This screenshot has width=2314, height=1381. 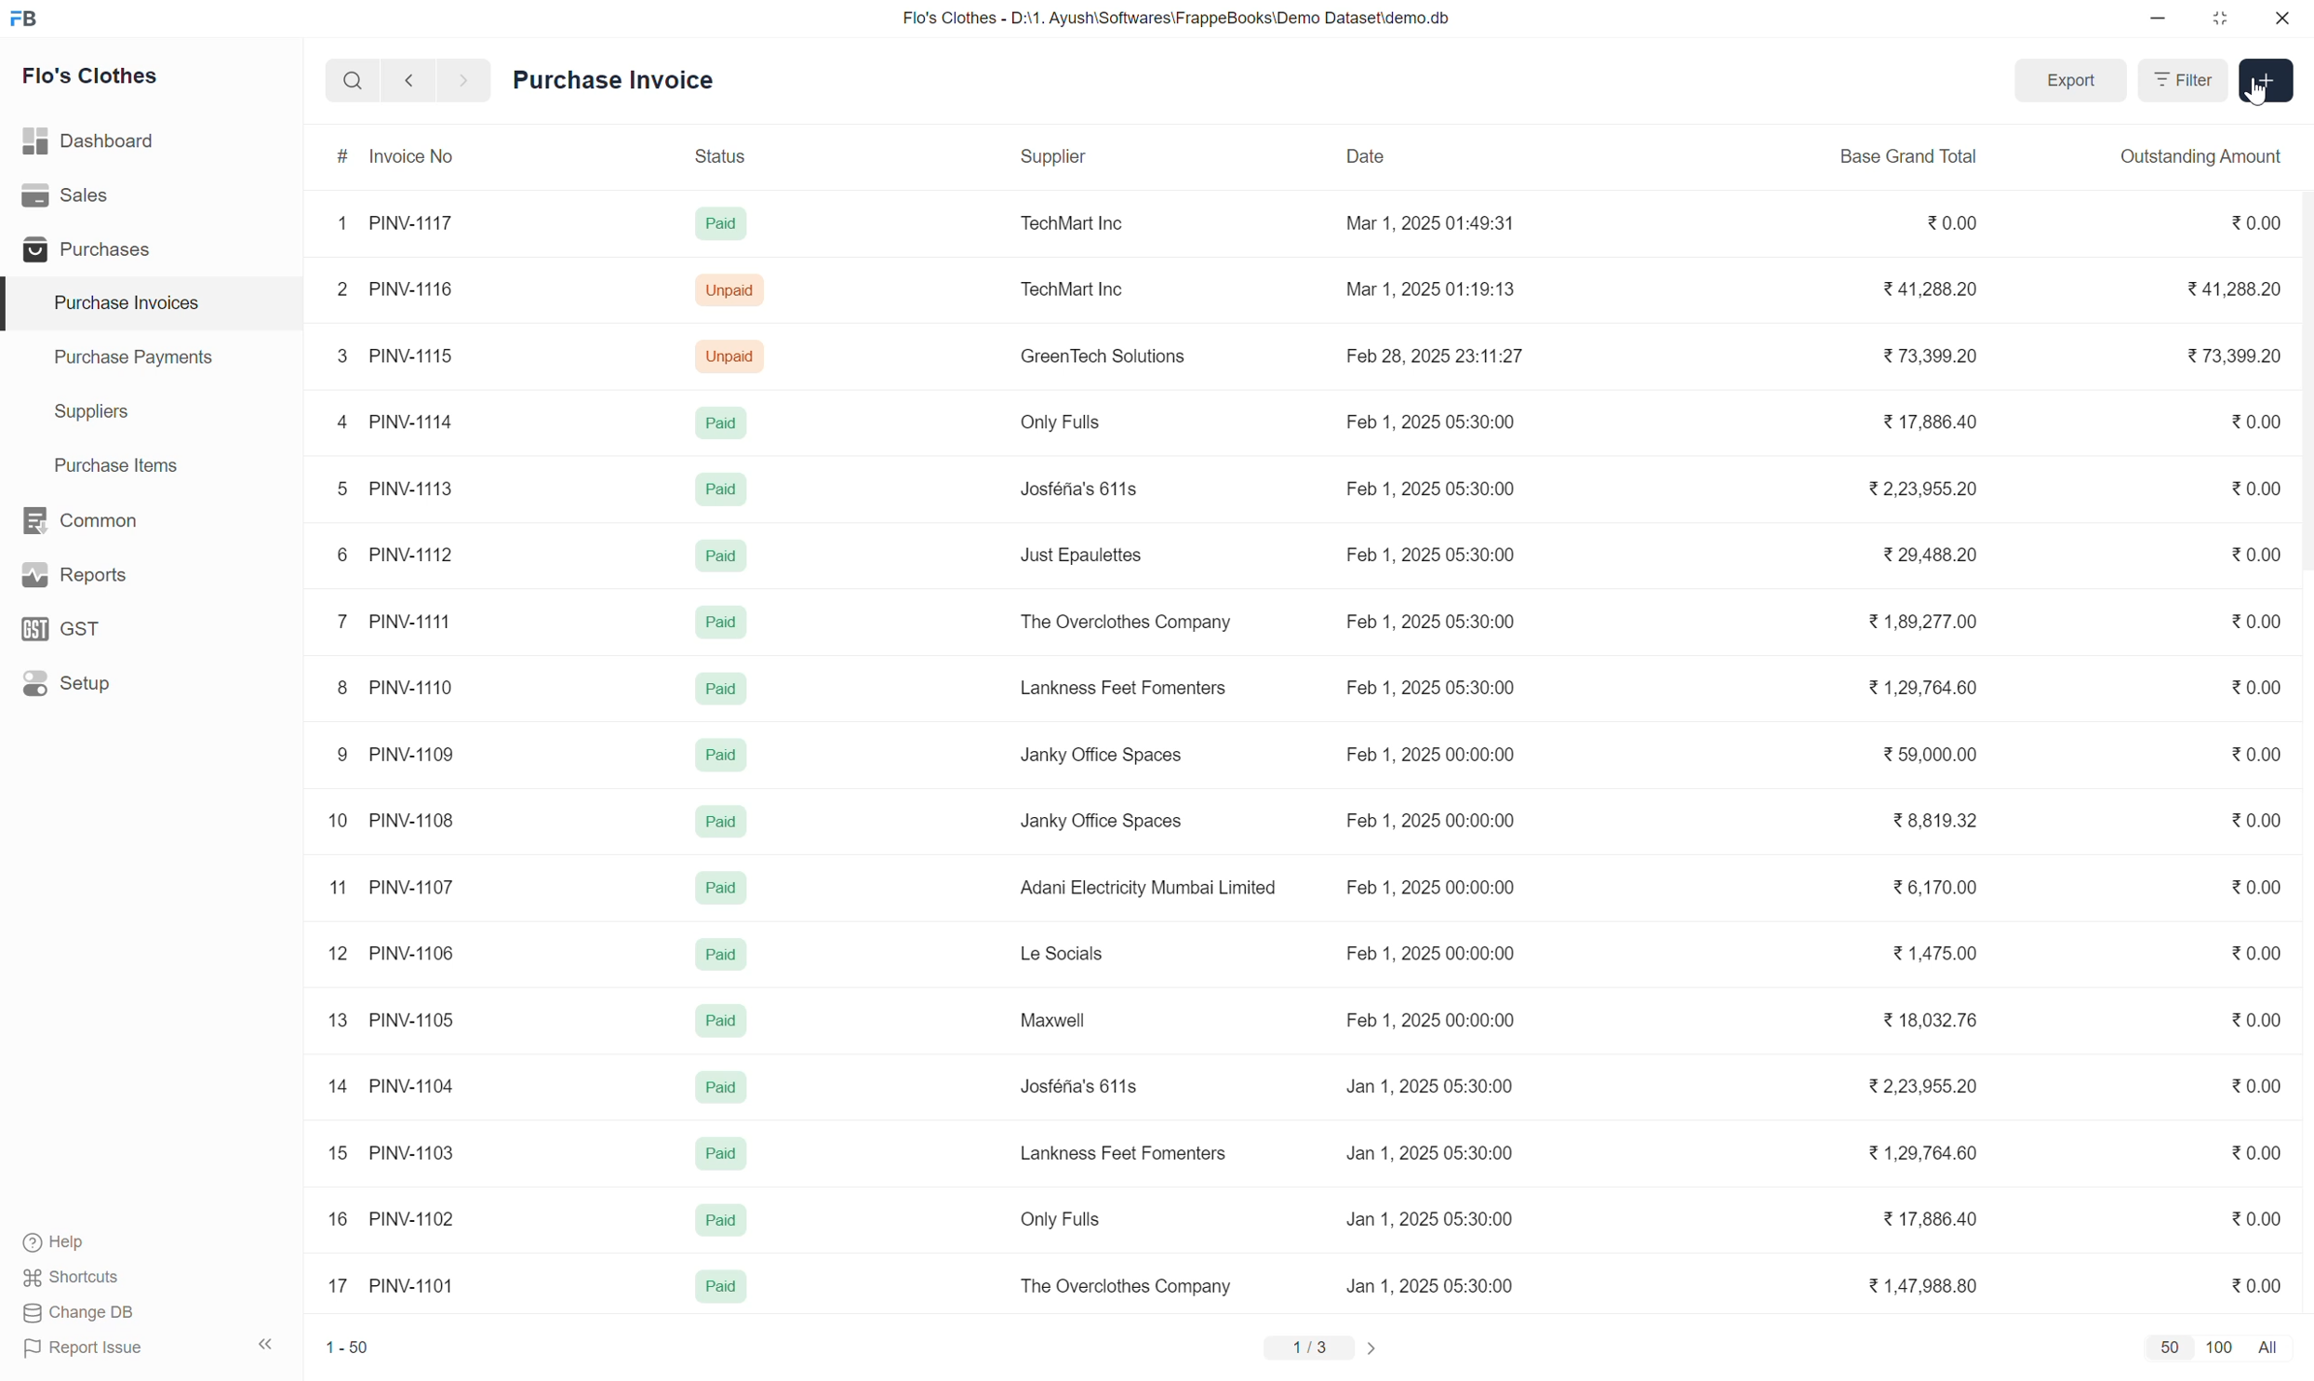 What do you see at coordinates (395, 288) in the screenshot?
I see `2 PINV-1116` at bounding box center [395, 288].